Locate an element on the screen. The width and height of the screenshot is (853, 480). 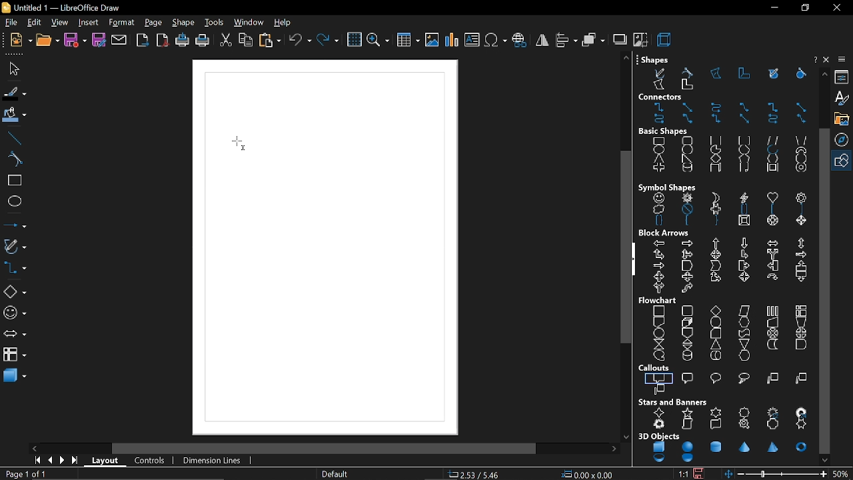
punched tape is located at coordinates (743, 333).